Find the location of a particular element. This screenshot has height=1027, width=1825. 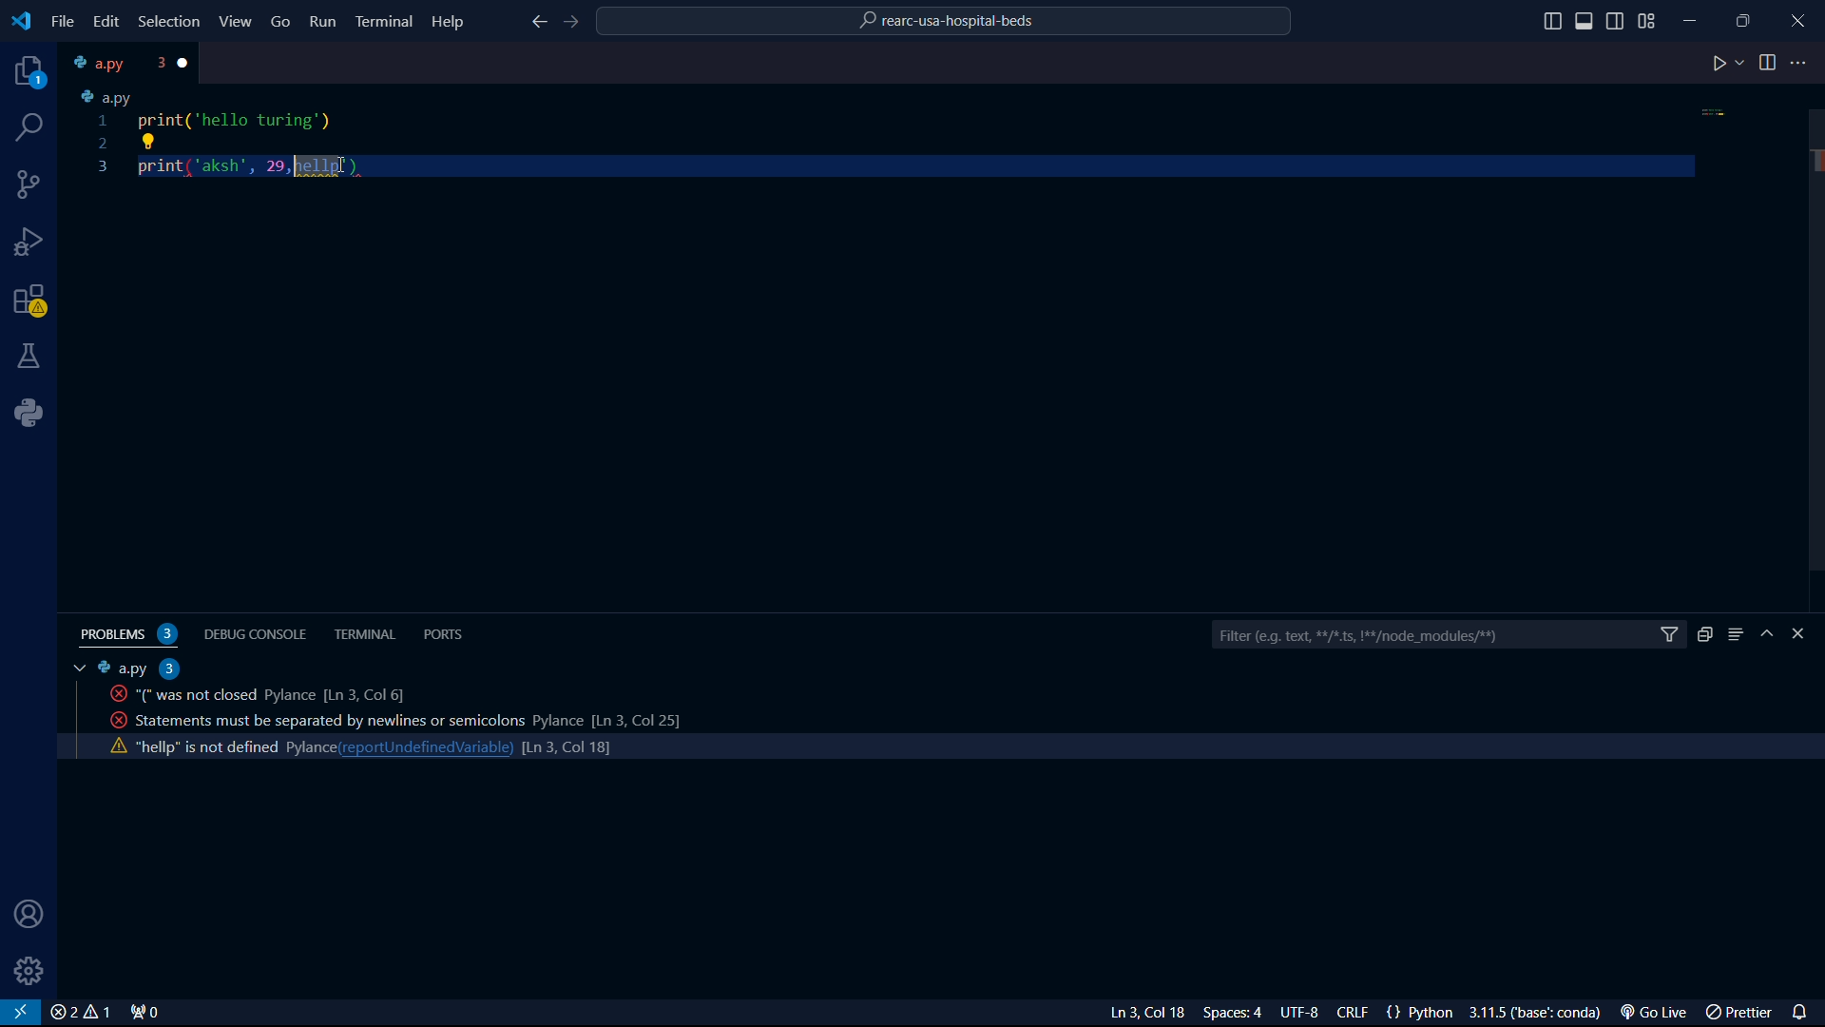

3.1.5 is located at coordinates (1541, 1013).